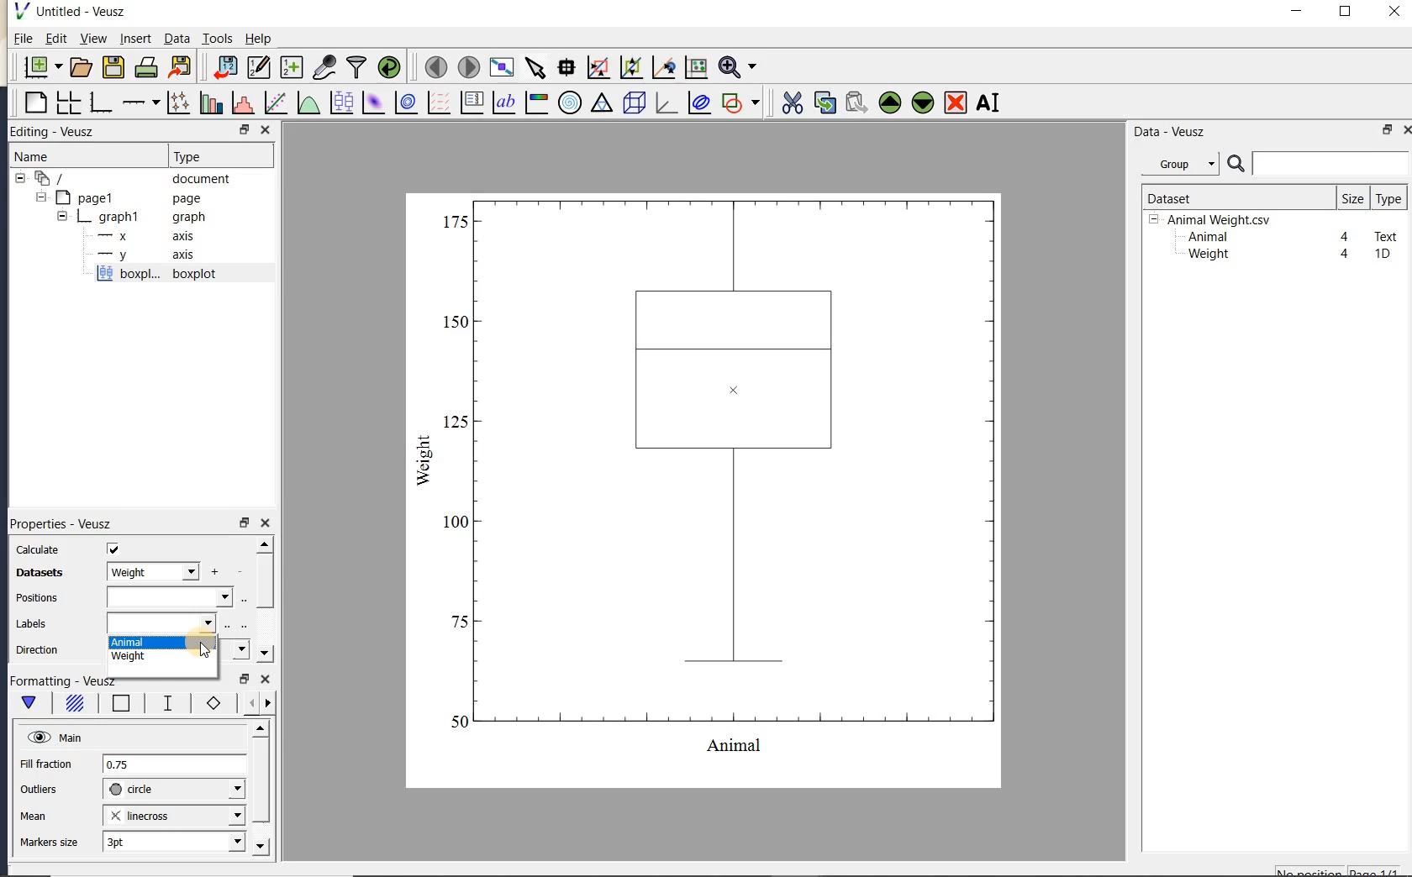 The height and width of the screenshot is (877, 1412). I want to click on move the selected widget down, so click(923, 102).